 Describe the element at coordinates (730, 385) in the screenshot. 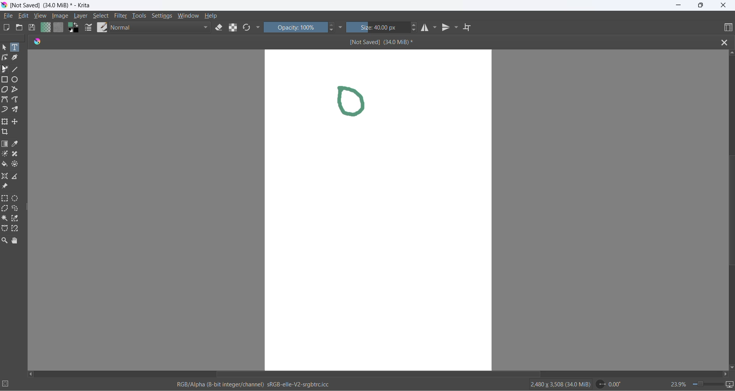

I see `slideshow` at that location.